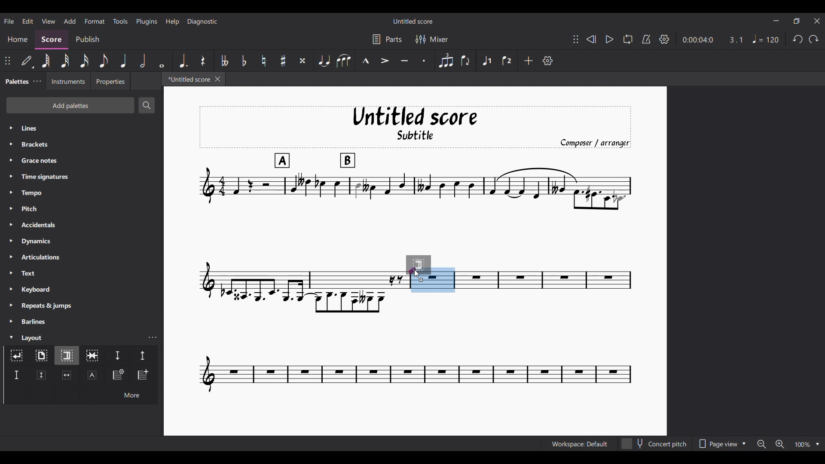  I want to click on Voice 1, so click(486, 61).